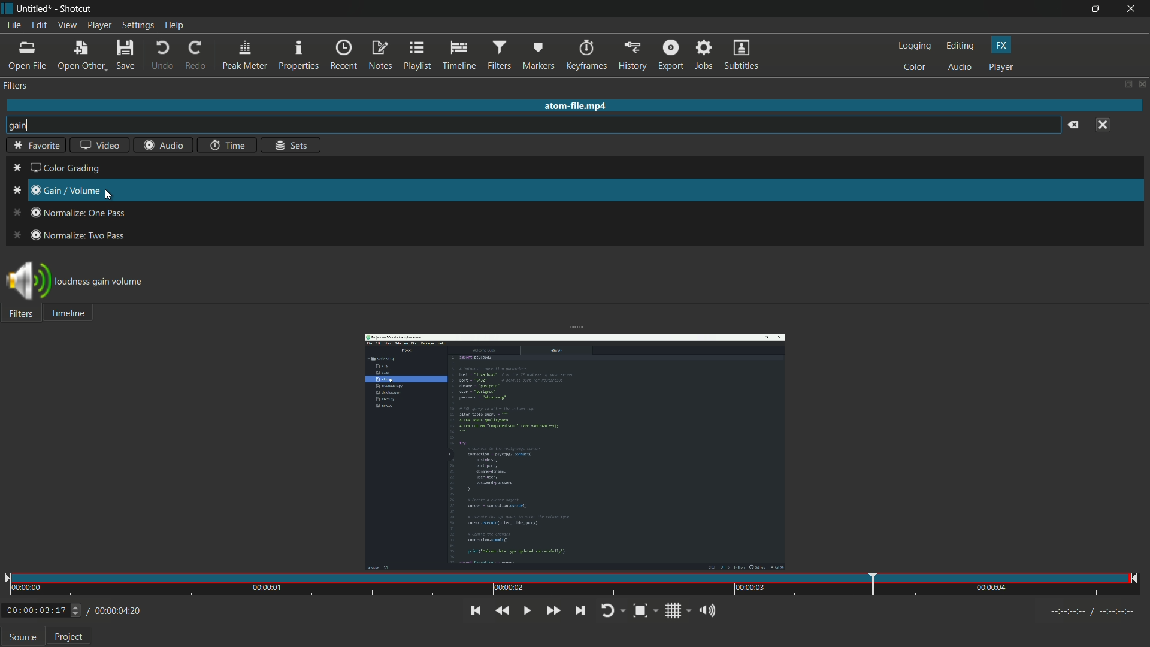 The height and width of the screenshot is (647, 1150). What do you see at coordinates (585, 55) in the screenshot?
I see `keyframes` at bounding box center [585, 55].